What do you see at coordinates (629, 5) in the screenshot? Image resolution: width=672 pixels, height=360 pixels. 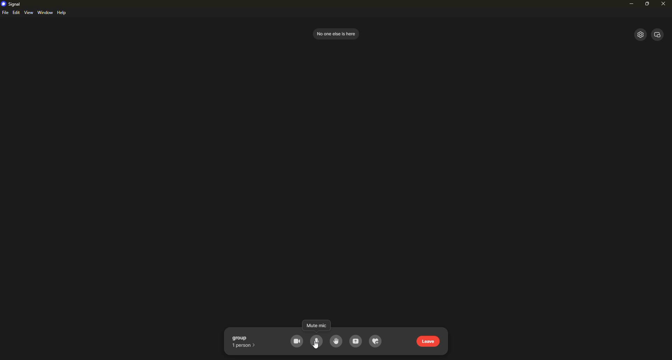 I see `minimize` at bounding box center [629, 5].